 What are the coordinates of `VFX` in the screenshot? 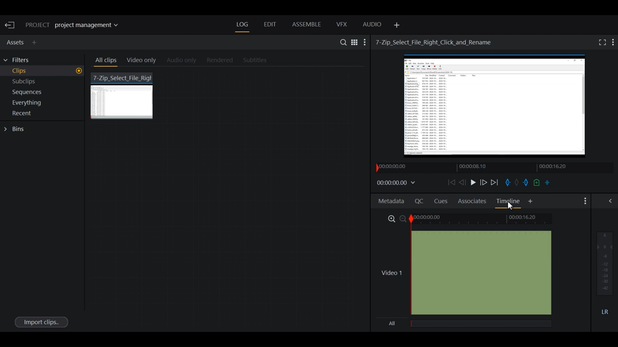 It's located at (342, 24).